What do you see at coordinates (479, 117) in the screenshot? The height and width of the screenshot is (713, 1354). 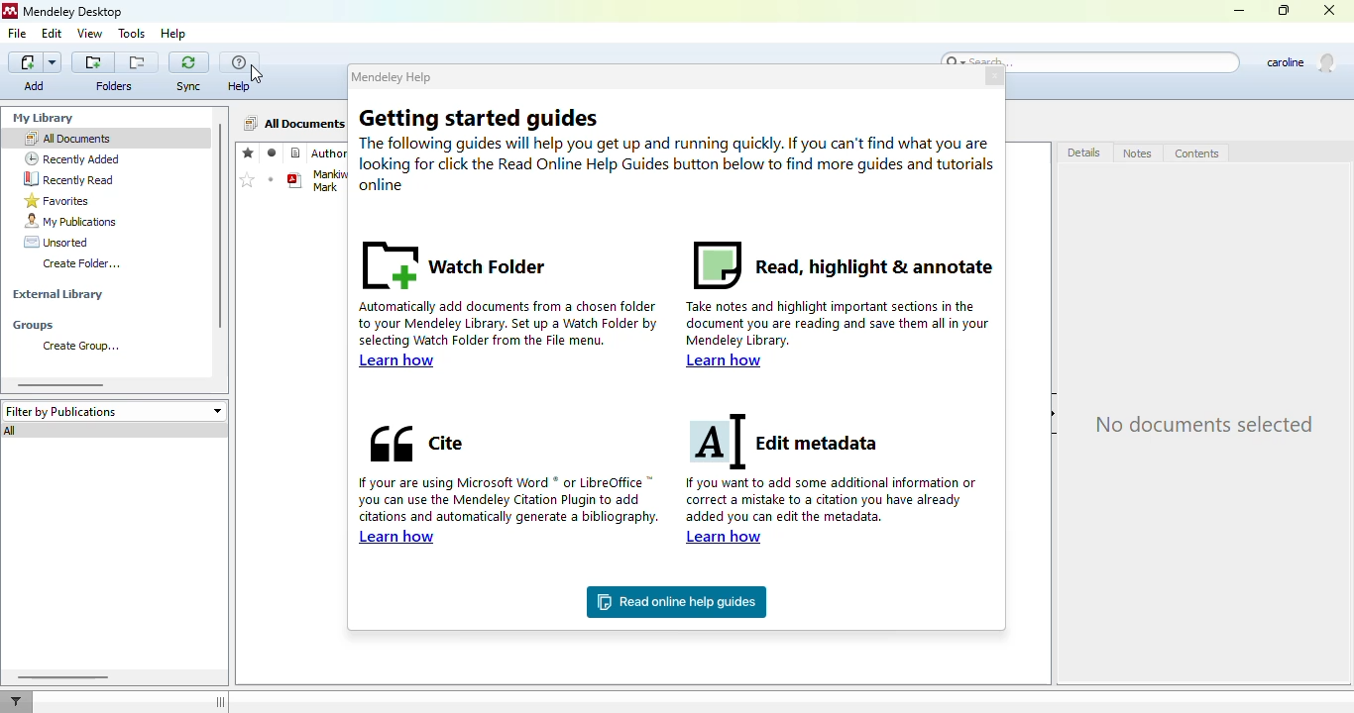 I see `getting started guides` at bounding box center [479, 117].